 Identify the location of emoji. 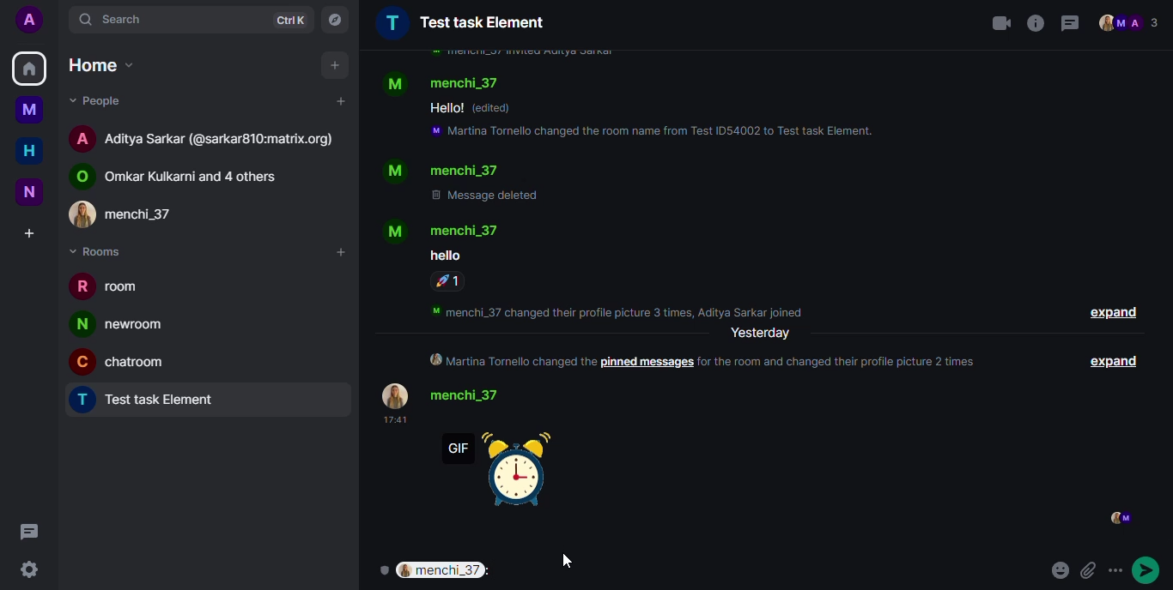
(1055, 568).